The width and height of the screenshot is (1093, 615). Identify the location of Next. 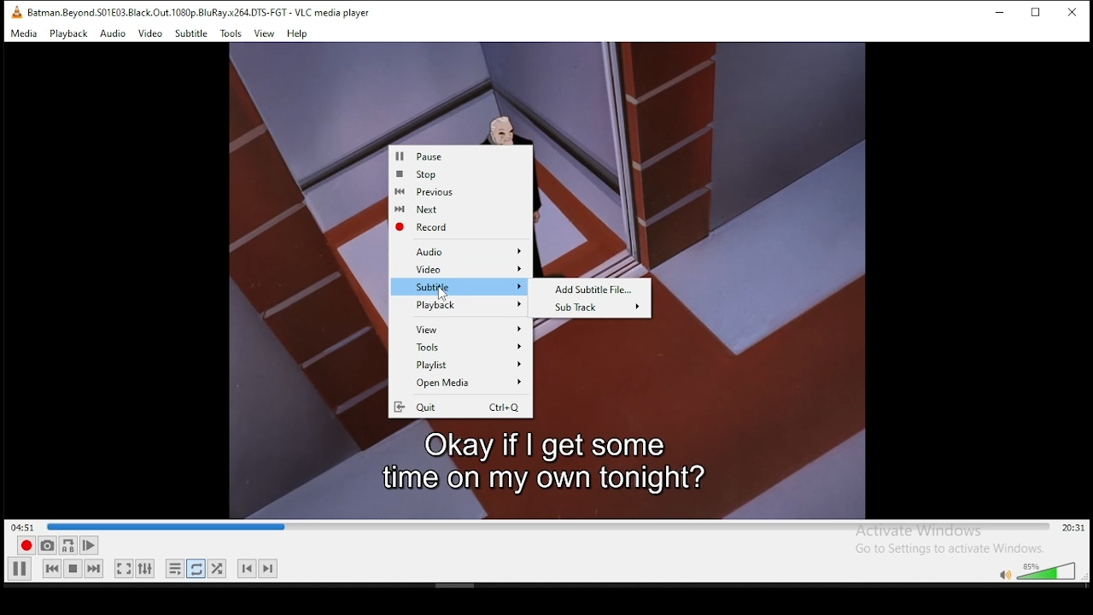
(458, 208).